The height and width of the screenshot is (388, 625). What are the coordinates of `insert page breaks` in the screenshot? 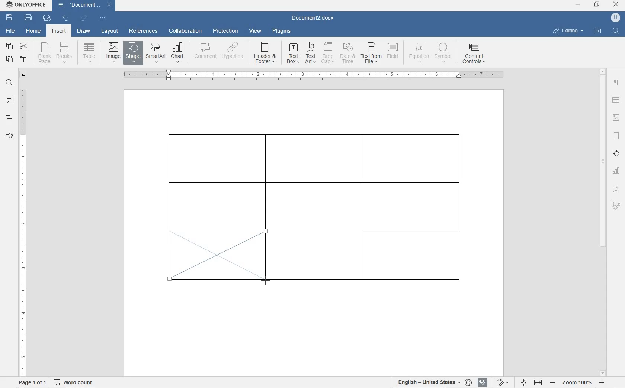 It's located at (65, 53).